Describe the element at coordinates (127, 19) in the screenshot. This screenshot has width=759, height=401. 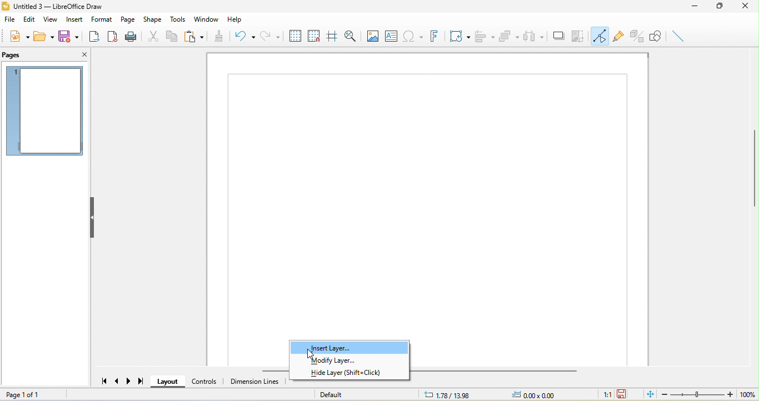
I see `page` at that location.